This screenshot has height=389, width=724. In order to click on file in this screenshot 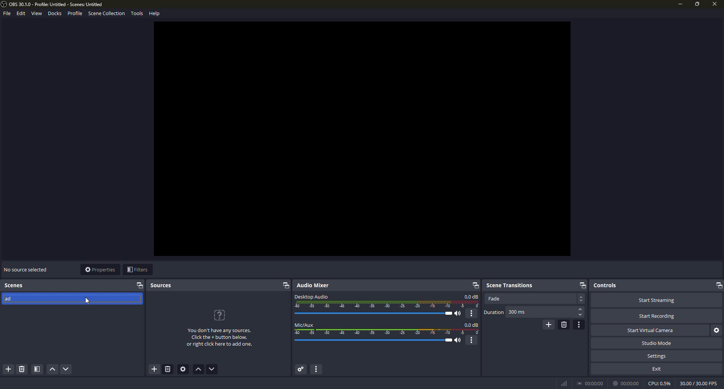, I will do `click(6, 14)`.